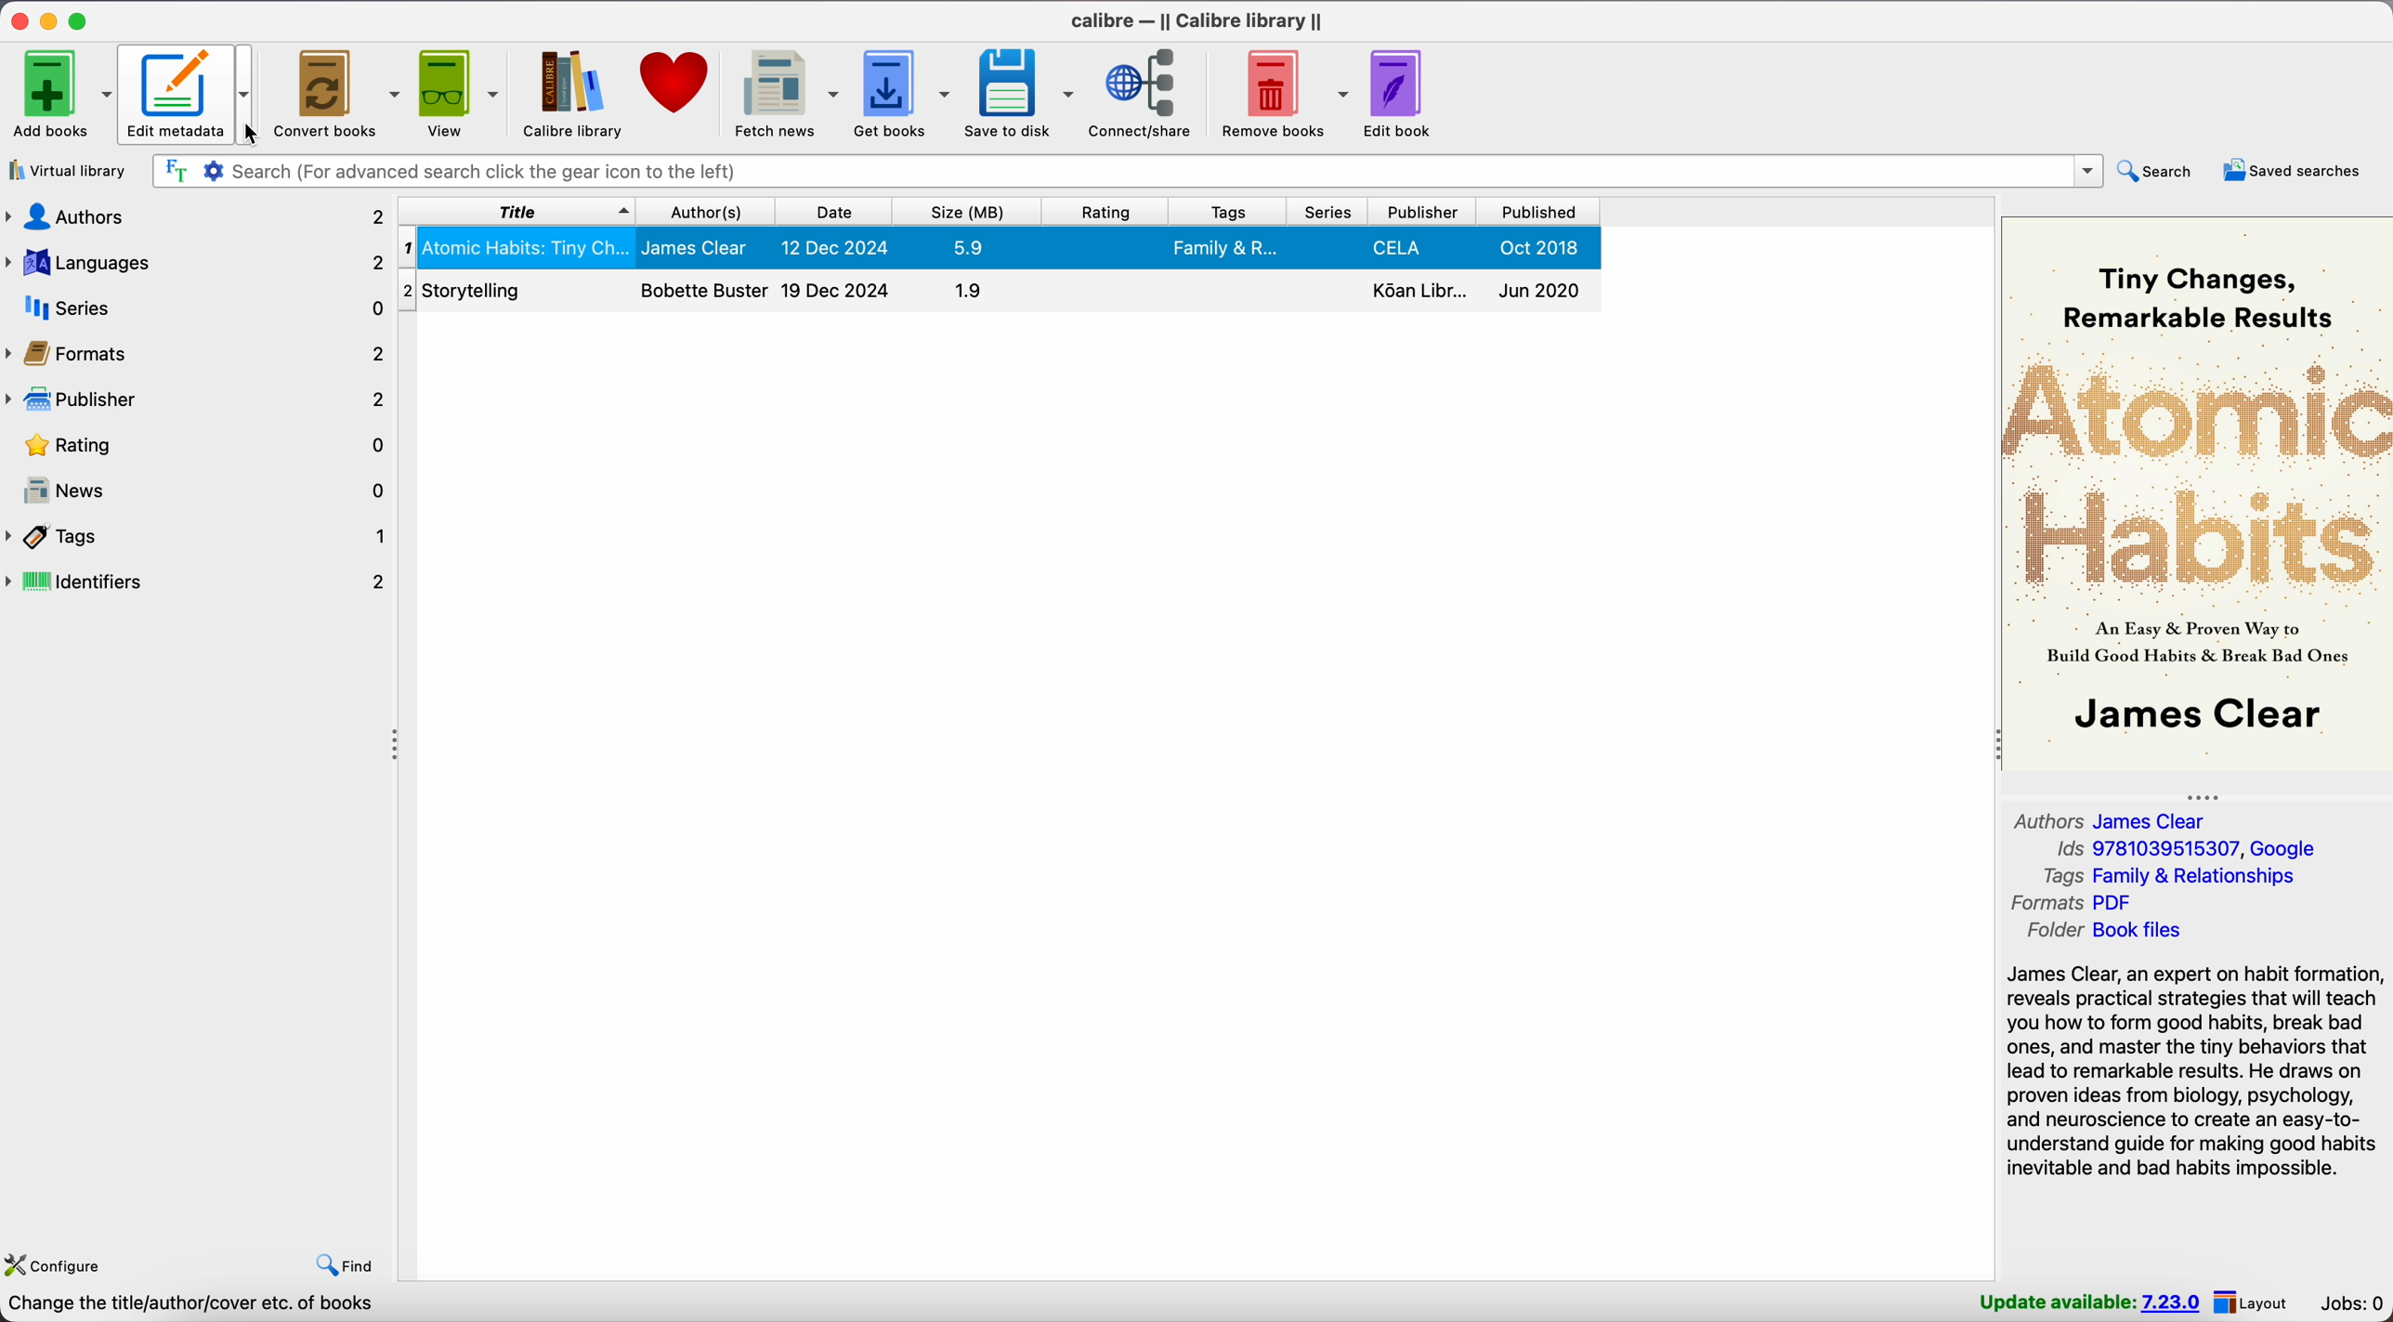 This screenshot has height=1322, width=2393. What do you see at coordinates (334, 95) in the screenshot?
I see `convert books` at bounding box center [334, 95].